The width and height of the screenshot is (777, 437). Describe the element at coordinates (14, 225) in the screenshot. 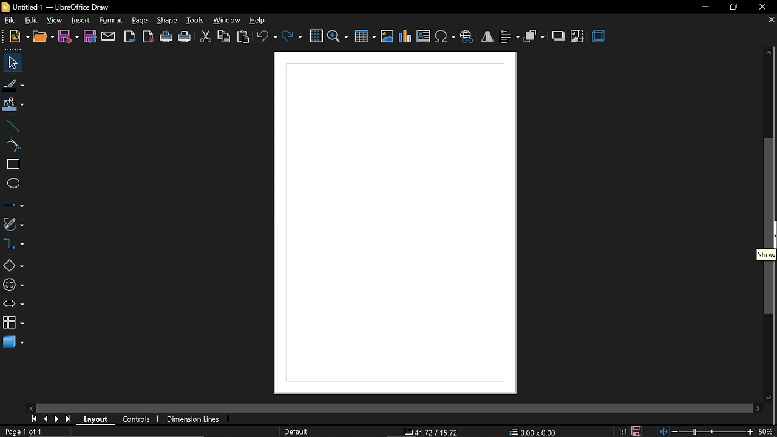

I see `curves and polygons` at that location.